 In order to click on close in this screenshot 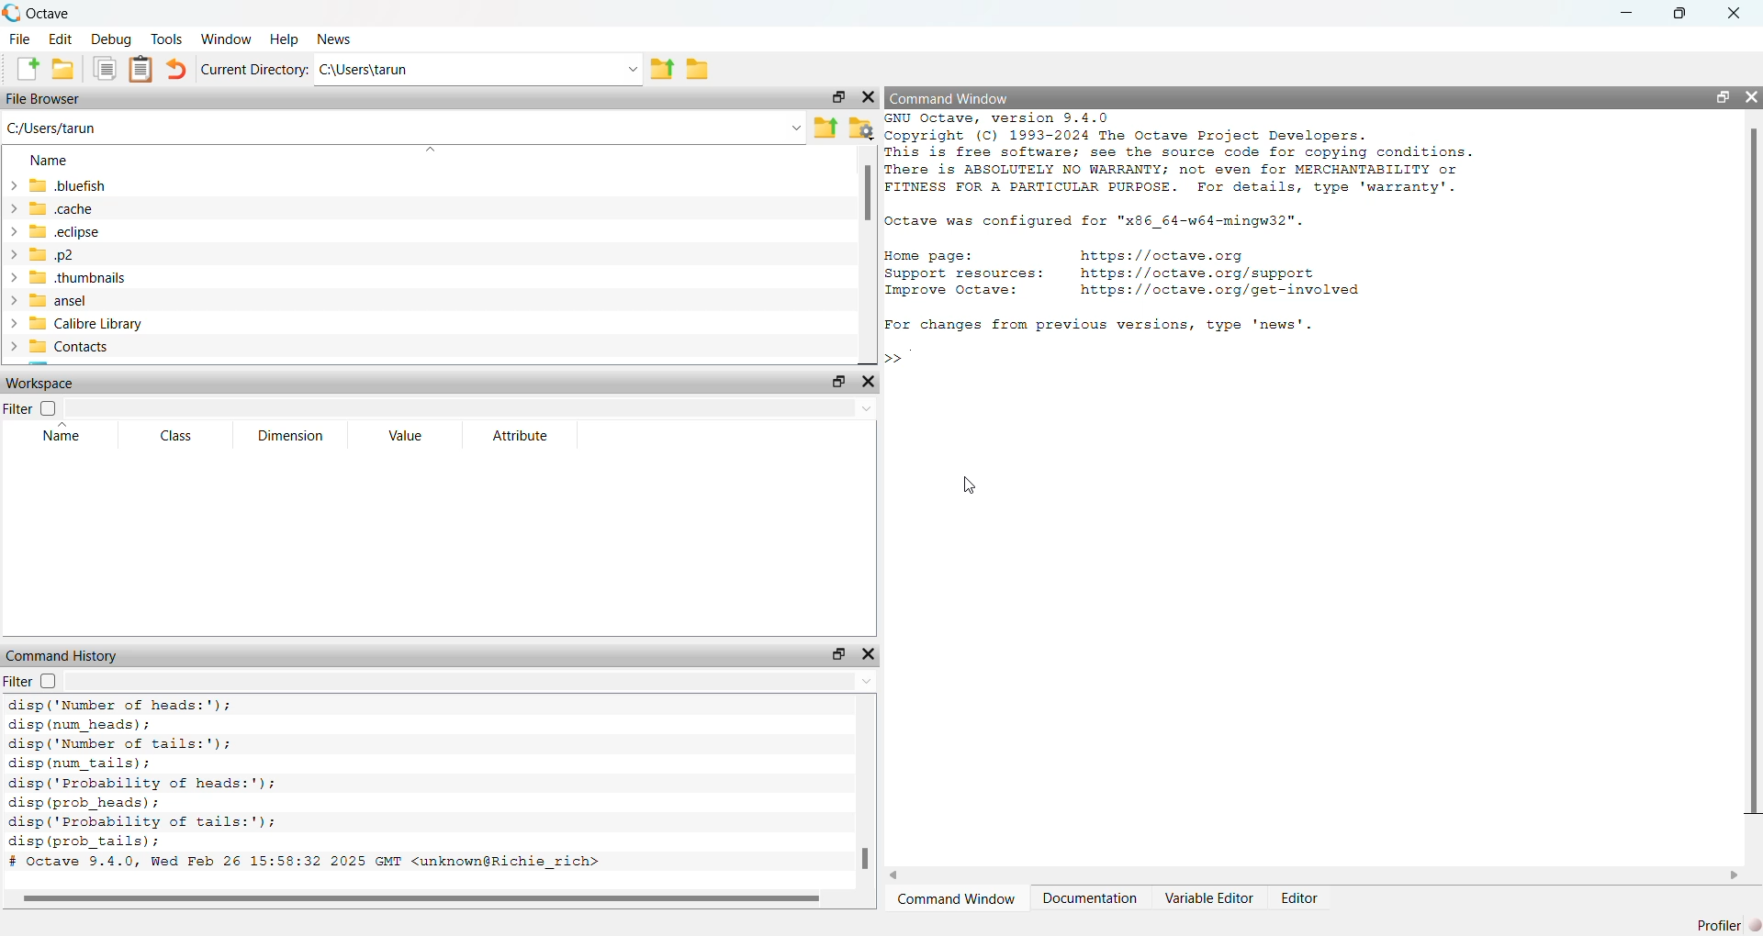, I will do `click(1735, 15)`.